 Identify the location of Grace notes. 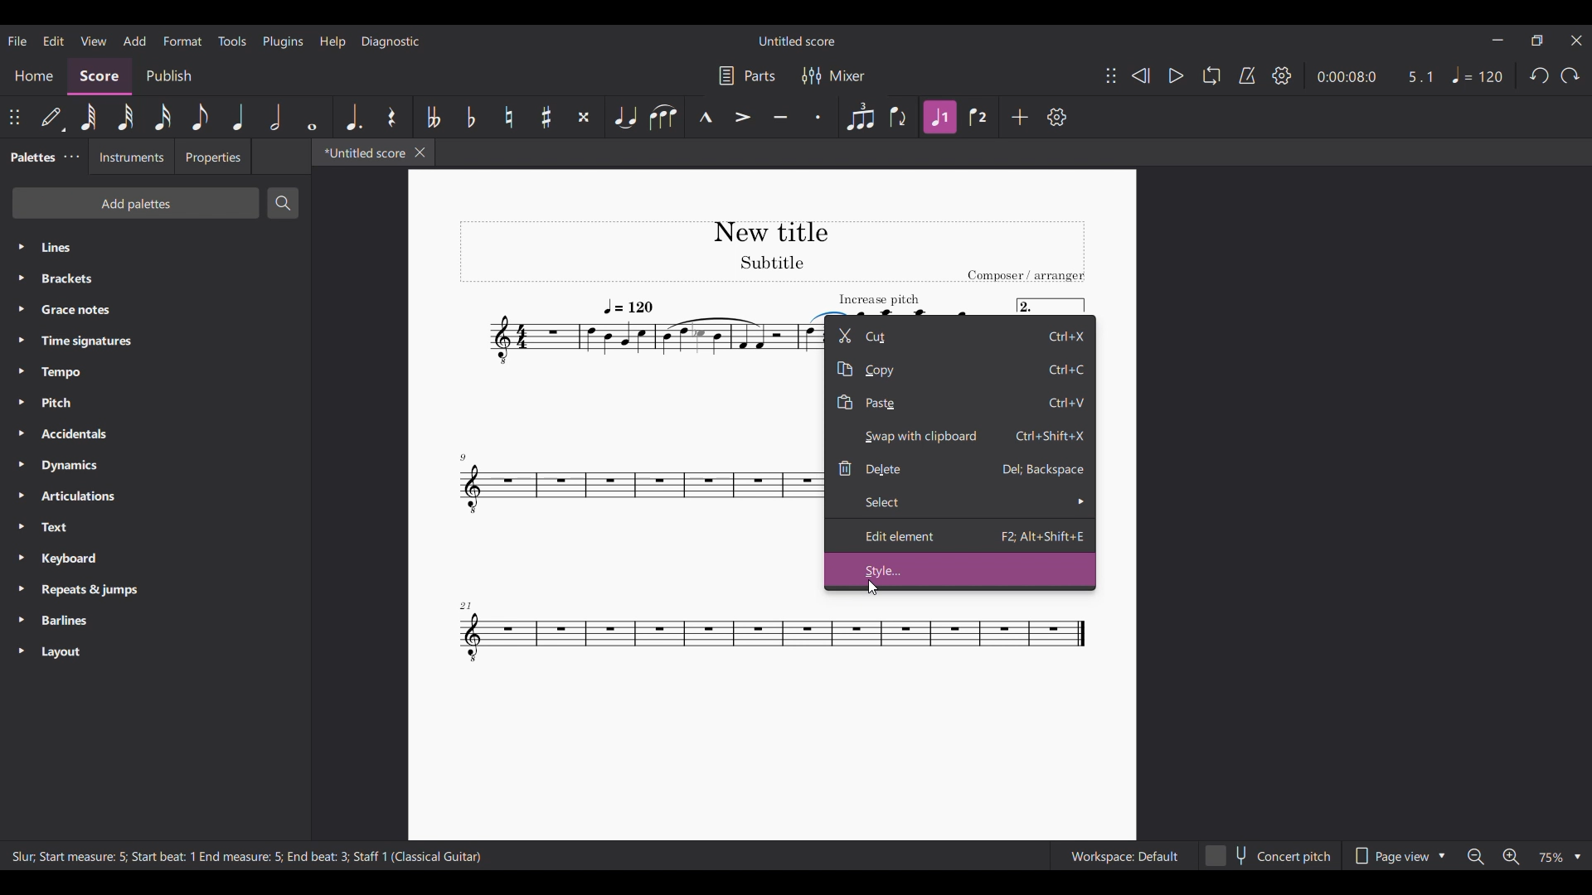
(154, 309).